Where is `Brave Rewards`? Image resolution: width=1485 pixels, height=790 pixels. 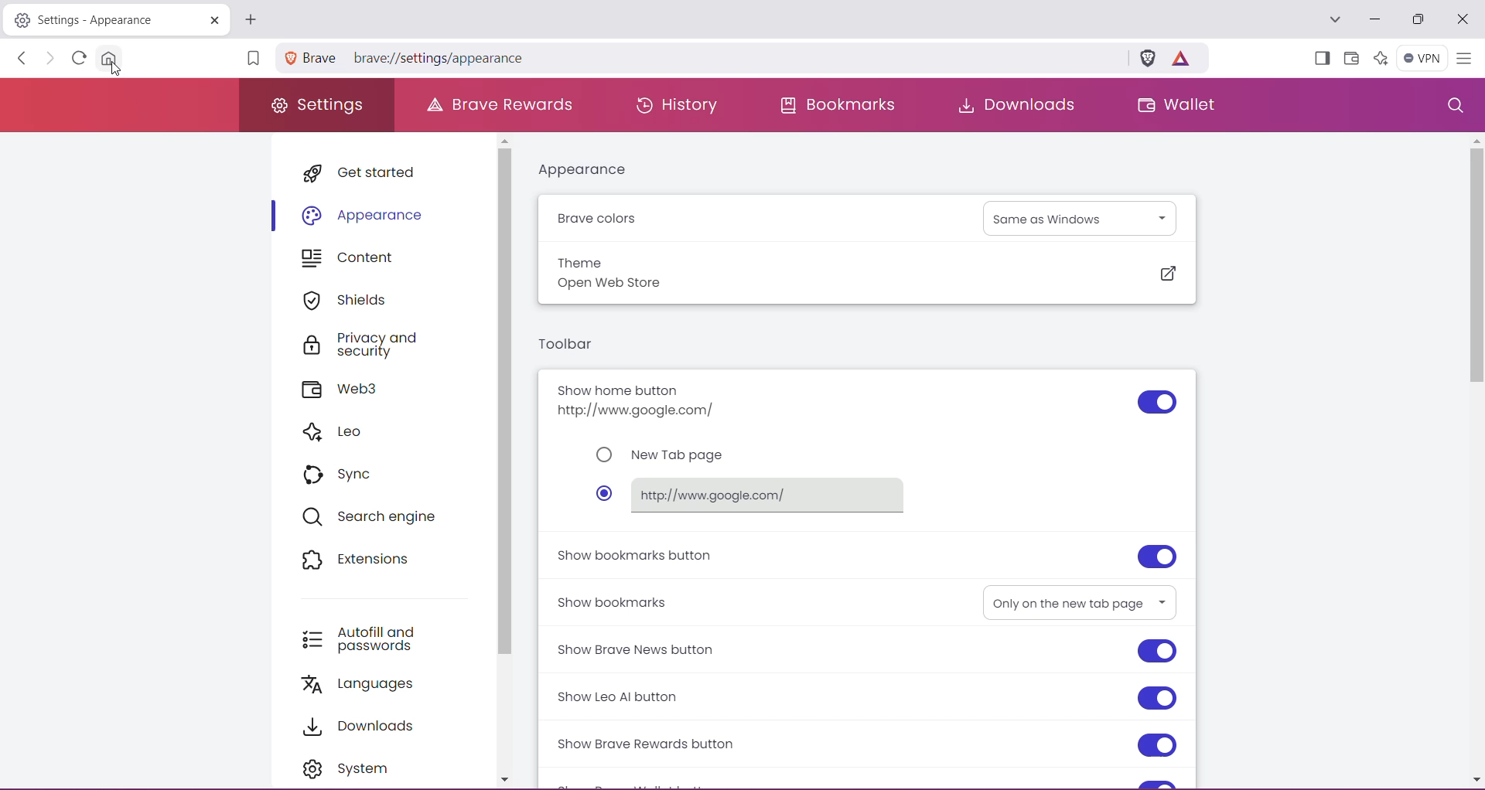 Brave Rewards is located at coordinates (503, 104).